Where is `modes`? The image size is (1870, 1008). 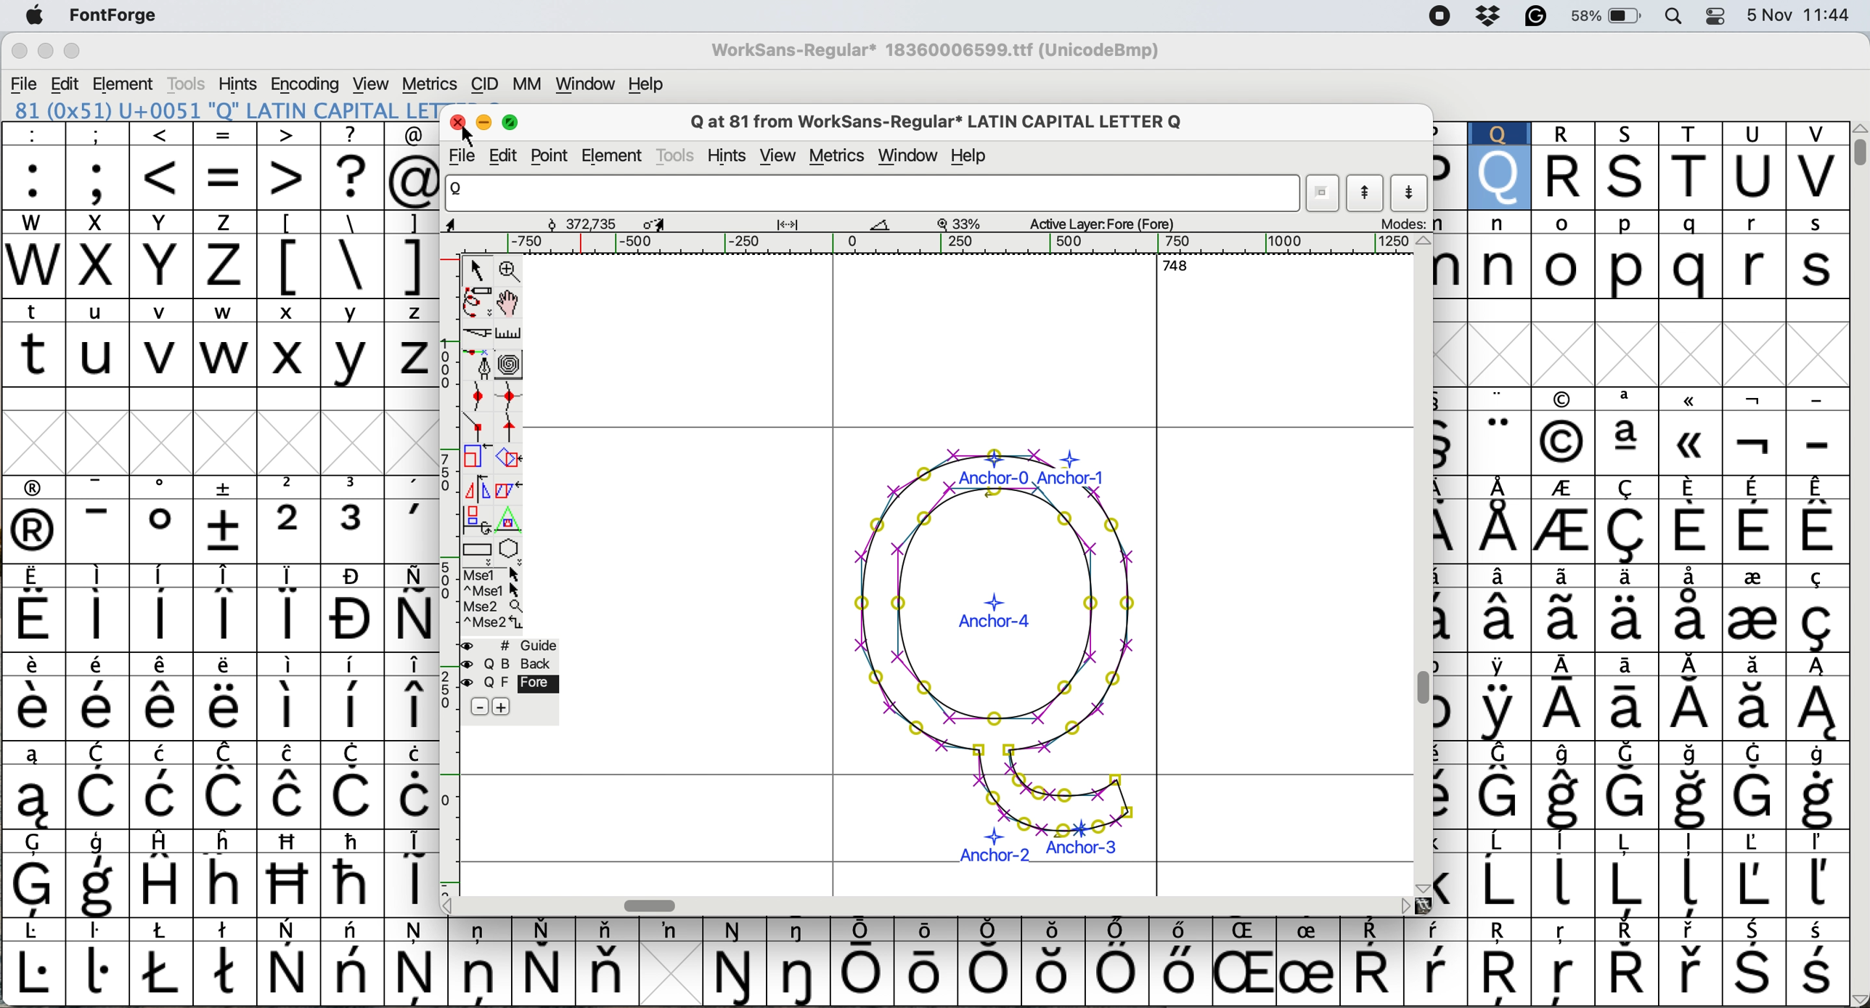
modes is located at coordinates (1408, 224).